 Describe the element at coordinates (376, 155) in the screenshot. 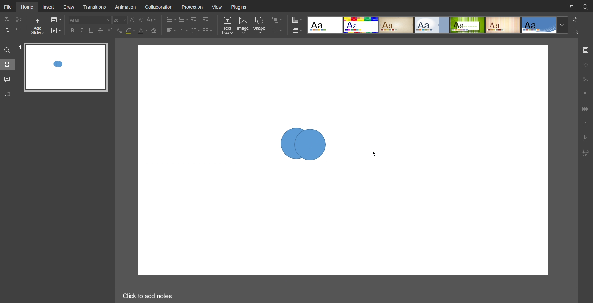

I see `Cursor` at that location.